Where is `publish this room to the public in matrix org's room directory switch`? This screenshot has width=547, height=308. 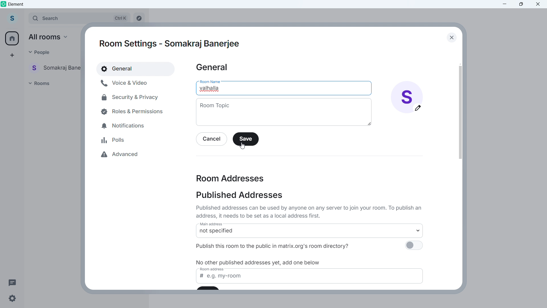
publish this room to the public in matrix org's room directory switch is located at coordinates (413, 247).